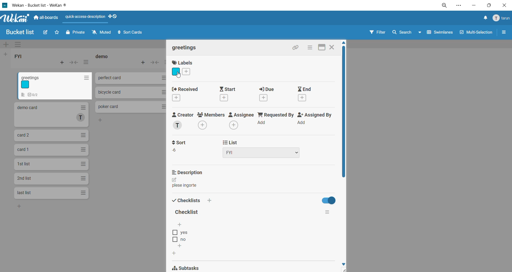 The image size is (512, 272). Describe the element at coordinates (132, 33) in the screenshot. I see `sort cards` at that location.